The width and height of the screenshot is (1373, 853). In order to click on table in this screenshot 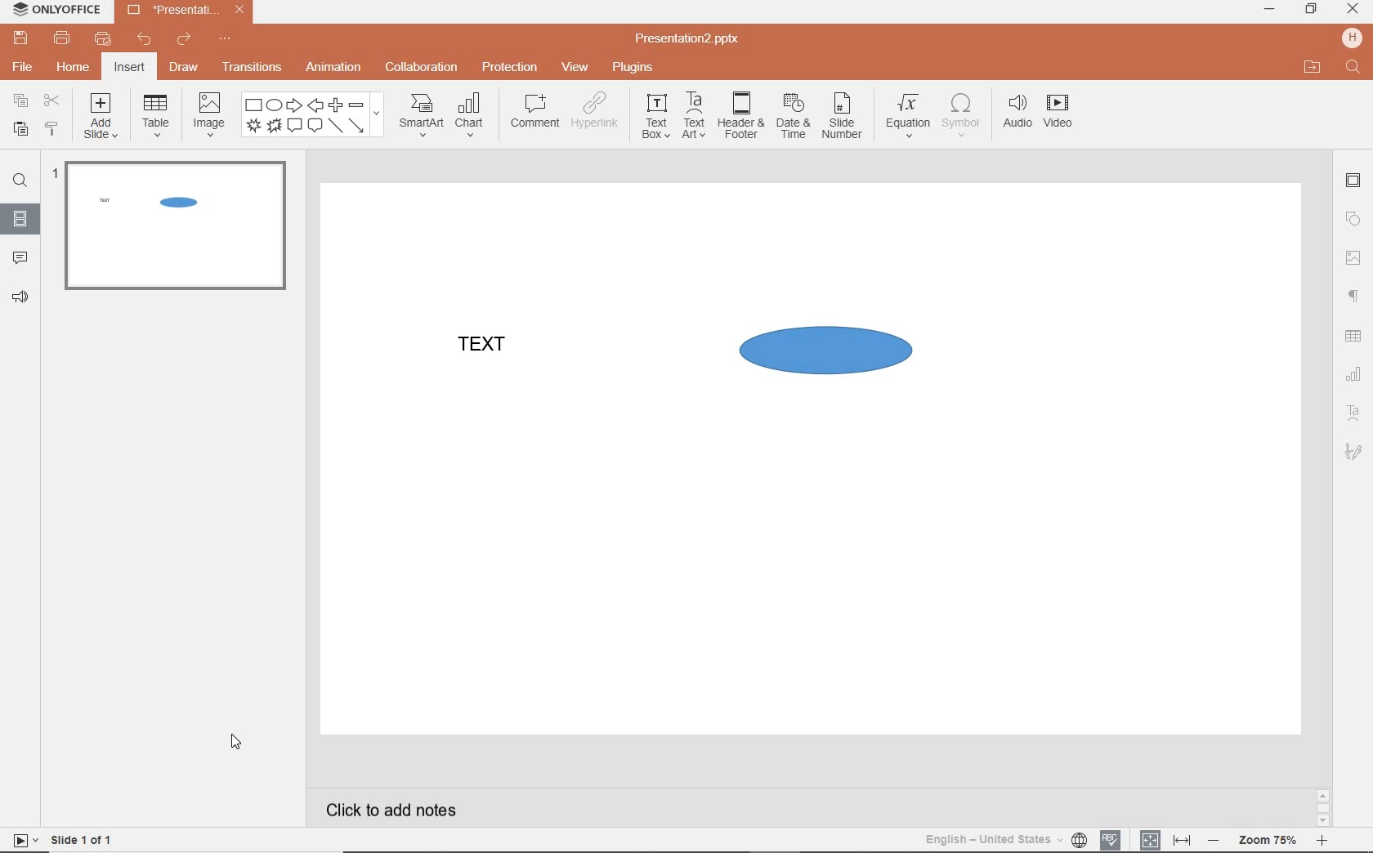, I will do `click(154, 116)`.